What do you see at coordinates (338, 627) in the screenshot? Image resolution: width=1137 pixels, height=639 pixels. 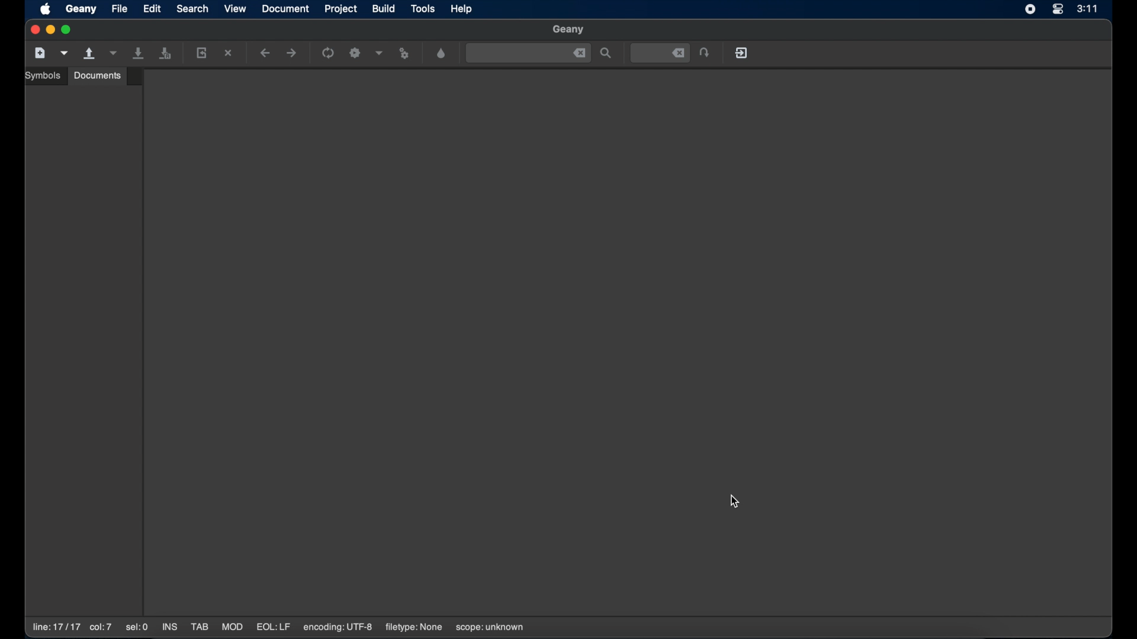 I see `encoding: UTF-8` at bounding box center [338, 627].